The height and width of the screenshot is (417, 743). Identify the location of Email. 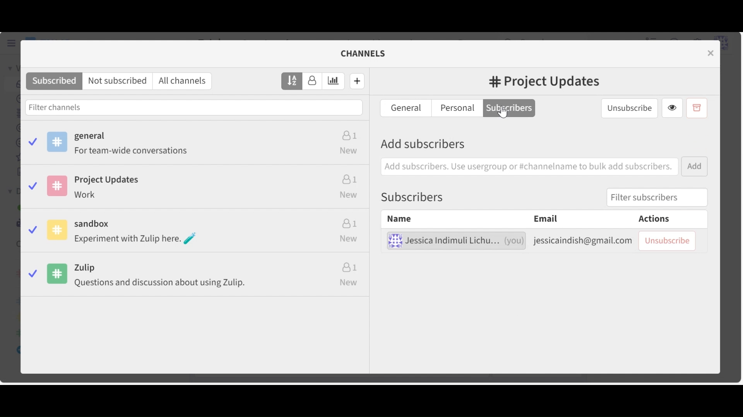
(582, 219).